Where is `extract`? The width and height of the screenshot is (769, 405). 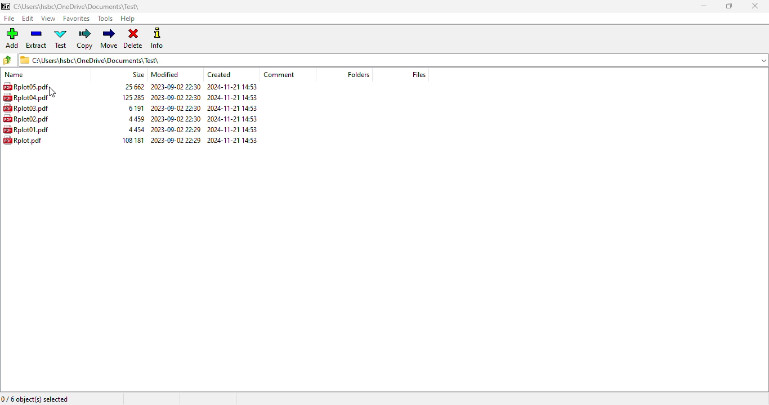
extract is located at coordinates (37, 38).